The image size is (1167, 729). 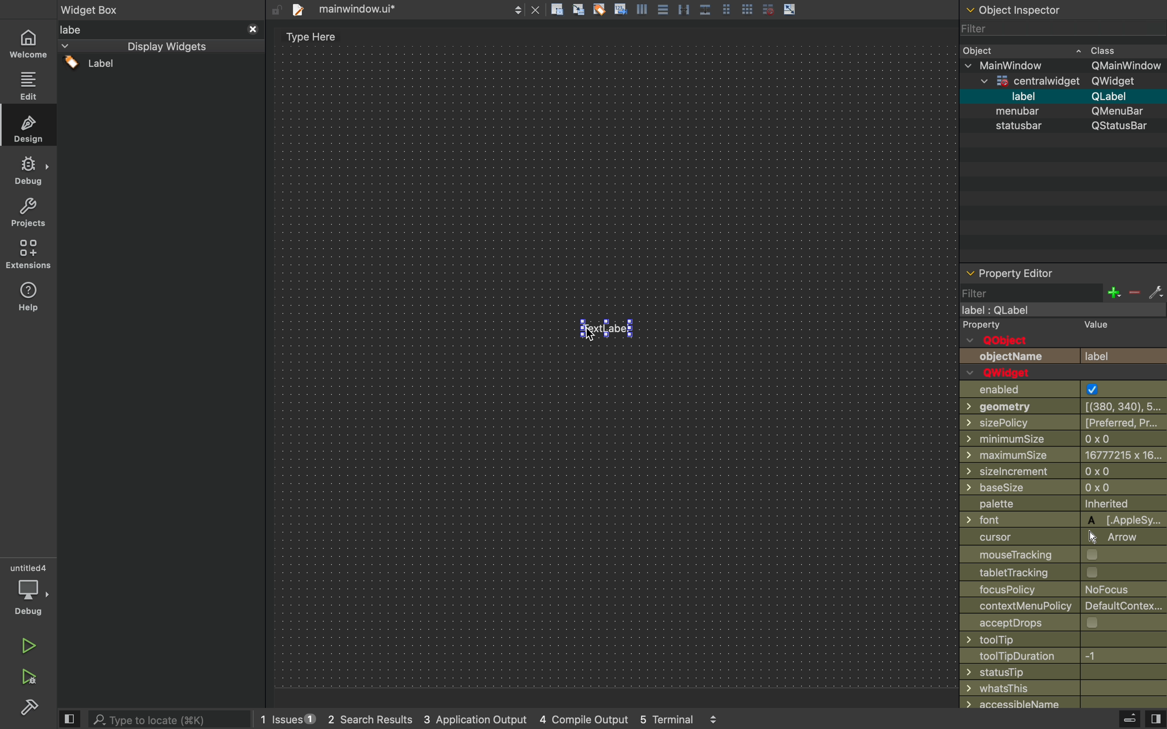 I want to click on arrow, so click(x=791, y=9).